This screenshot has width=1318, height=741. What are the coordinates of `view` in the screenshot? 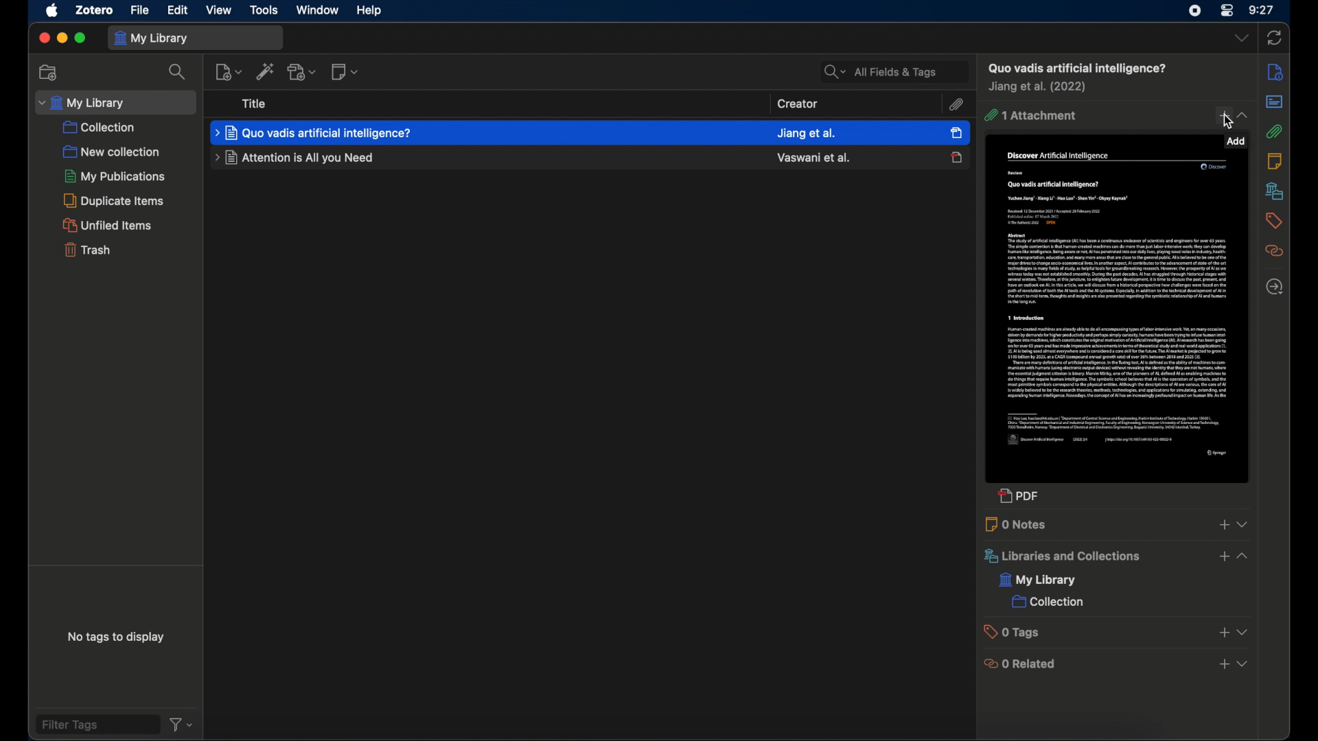 It's located at (219, 10).